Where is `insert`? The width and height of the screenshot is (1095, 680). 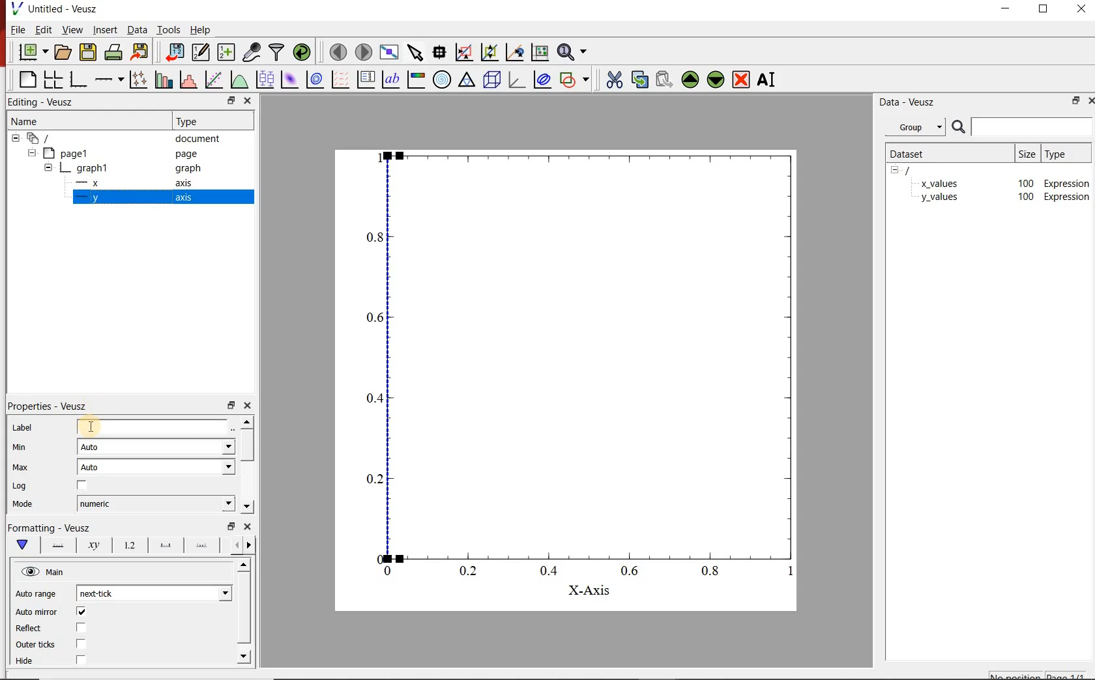
insert is located at coordinates (105, 29).